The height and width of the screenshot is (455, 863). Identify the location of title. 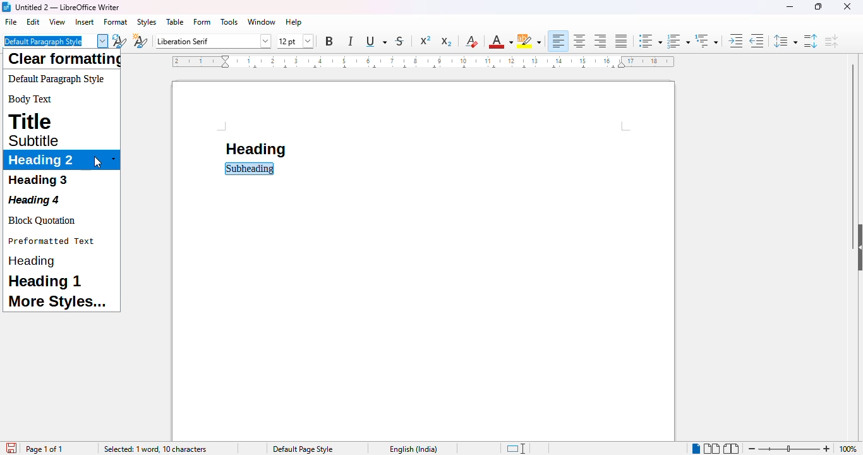
(68, 7).